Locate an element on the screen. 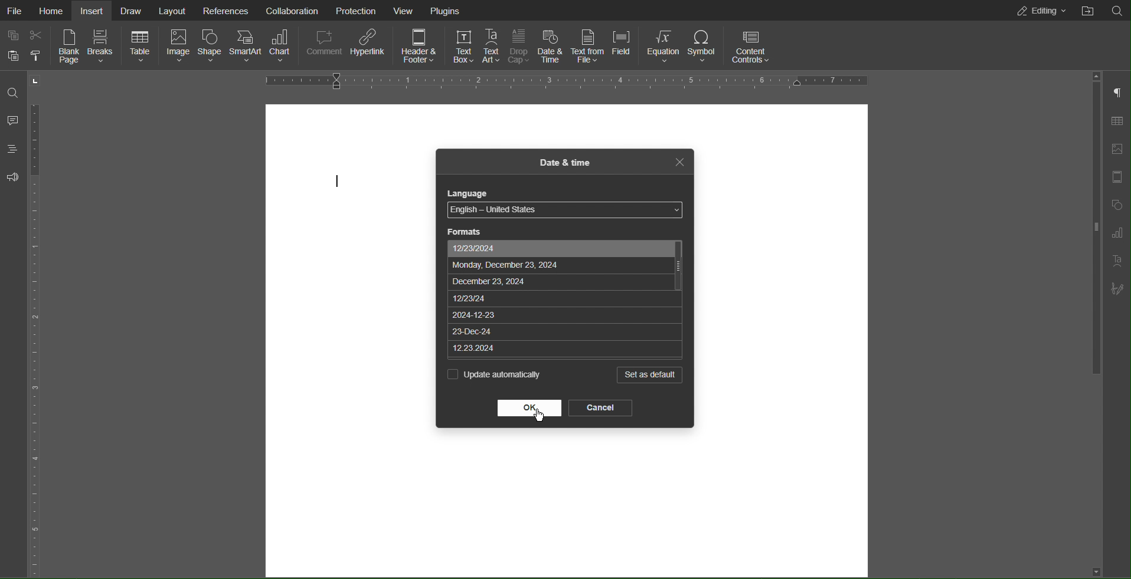 The width and height of the screenshot is (1131, 579). Signature is located at coordinates (1119, 289).